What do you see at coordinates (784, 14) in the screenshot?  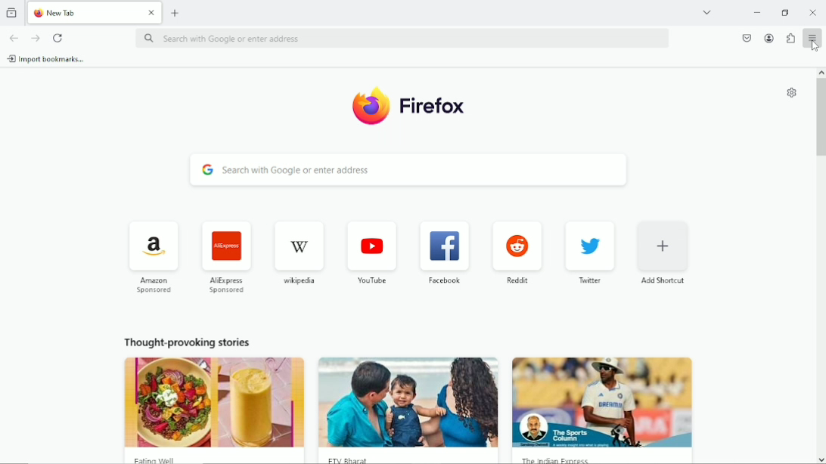 I see `restore down` at bounding box center [784, 14].